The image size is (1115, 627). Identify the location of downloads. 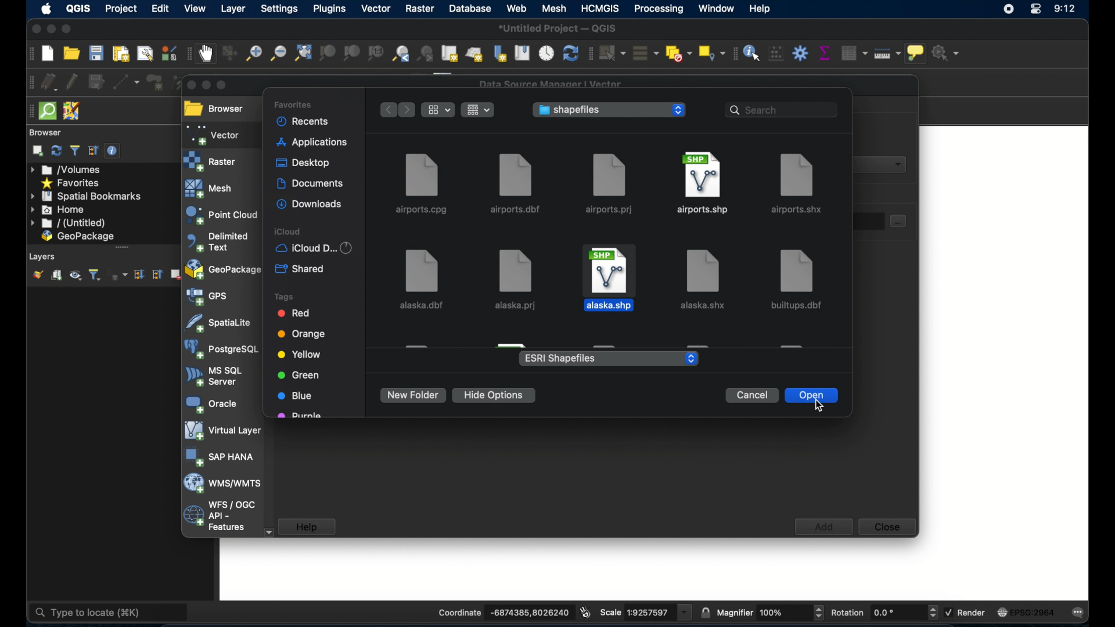
(310, 204).